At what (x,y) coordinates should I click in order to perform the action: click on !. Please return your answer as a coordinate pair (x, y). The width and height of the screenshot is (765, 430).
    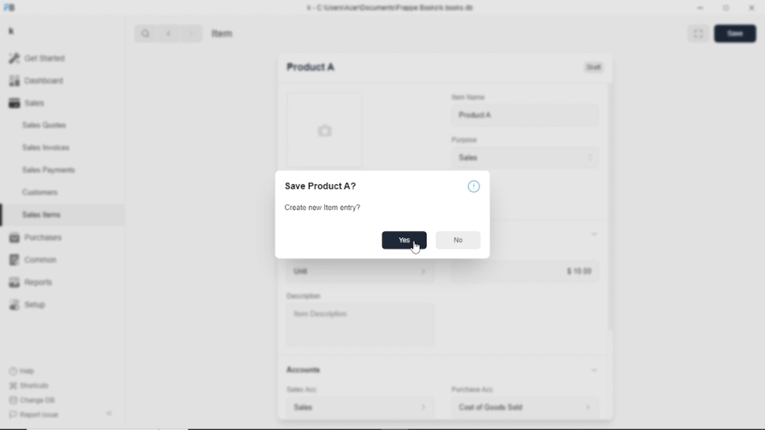
    Looking at the image, I should click on (475, 186).